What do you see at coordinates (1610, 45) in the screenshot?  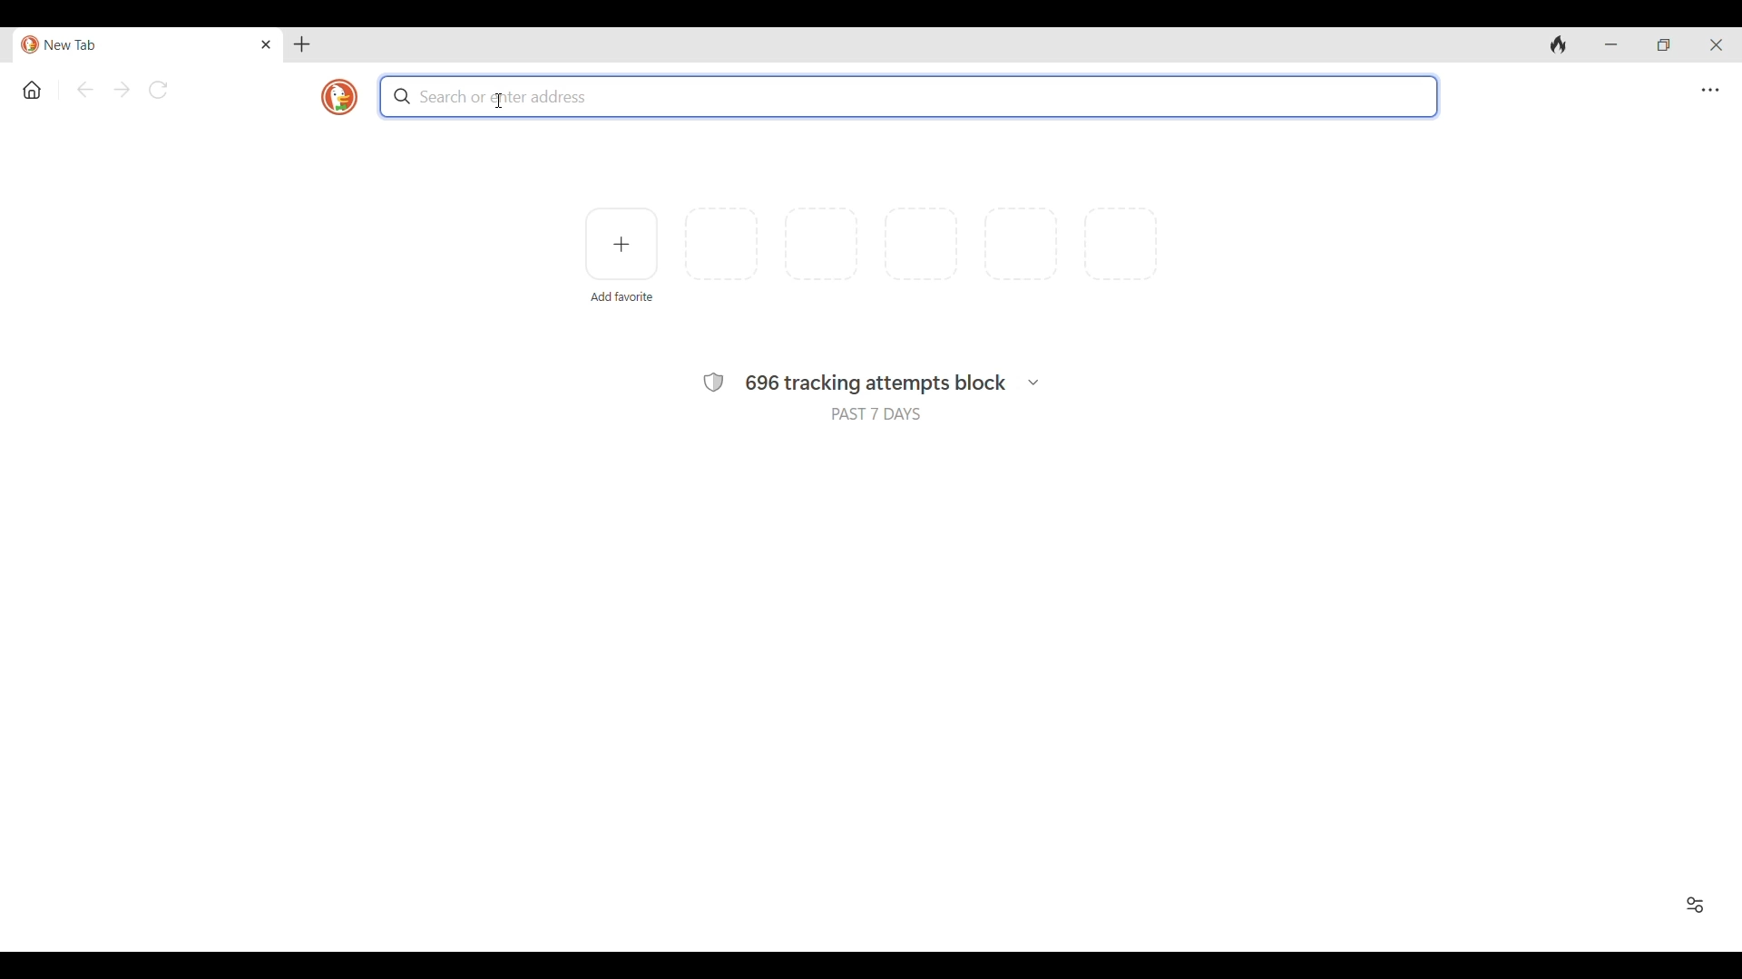 I see `Minimize` at bounding box center [1610, 45].